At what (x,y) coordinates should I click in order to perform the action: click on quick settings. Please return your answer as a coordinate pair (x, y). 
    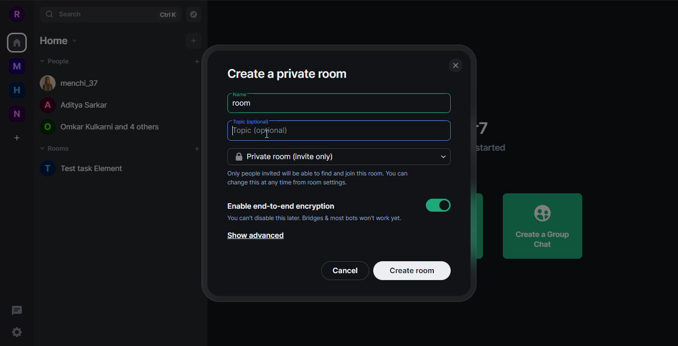
    Looking at the image, I should click on (17, 334).